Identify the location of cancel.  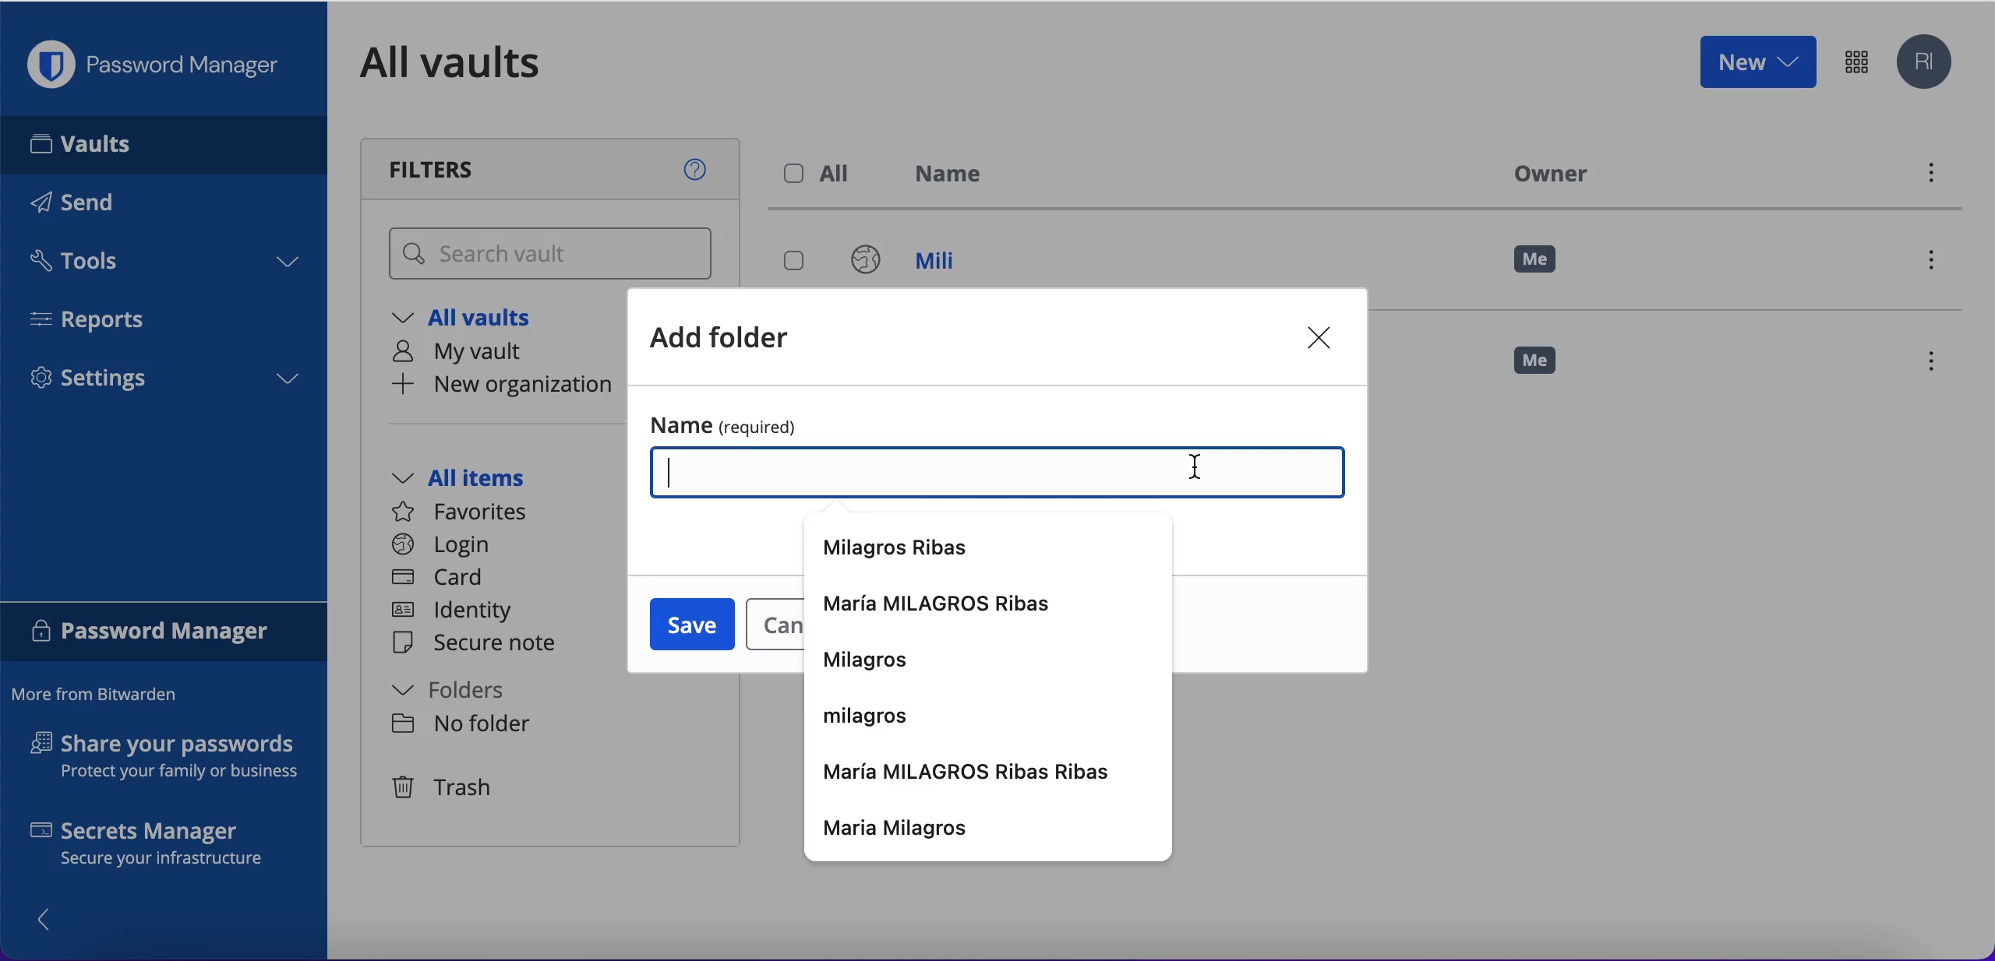
(771, 627).